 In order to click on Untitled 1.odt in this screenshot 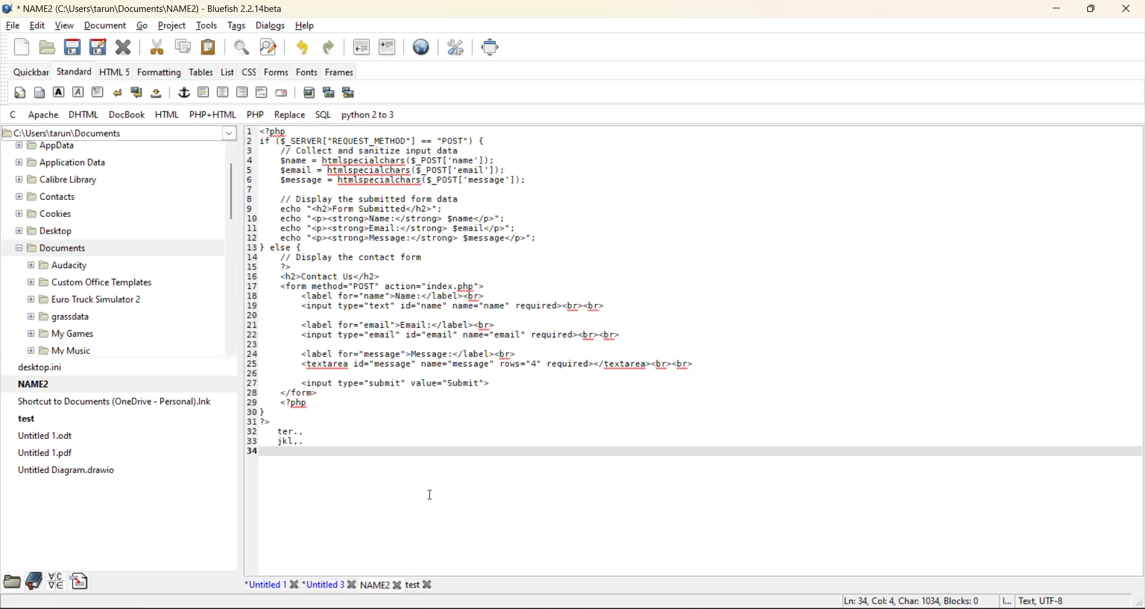, I will do `click(47, 437)`.